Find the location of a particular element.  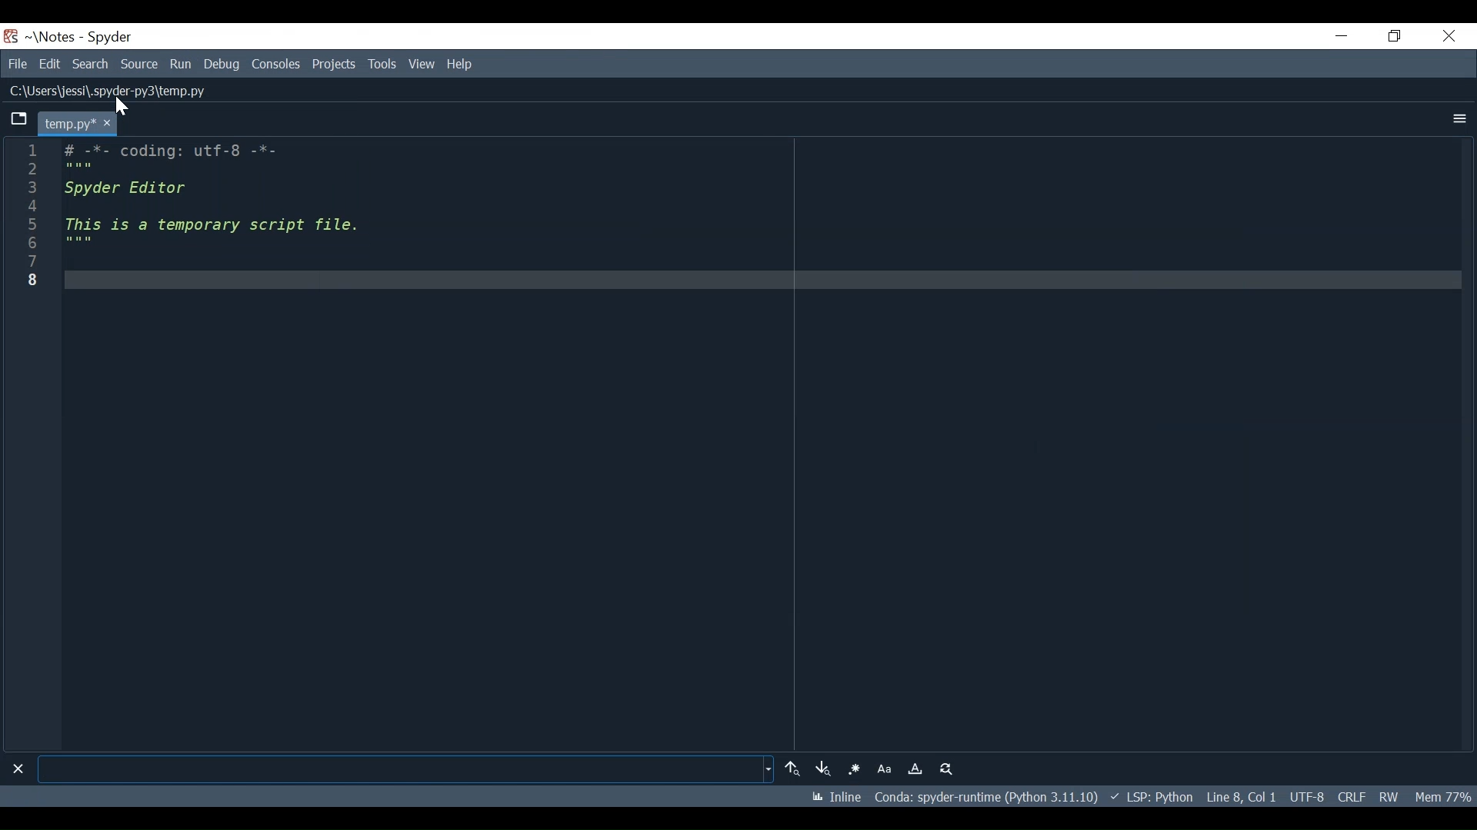

Consoles is located at coordinates (275, 65).